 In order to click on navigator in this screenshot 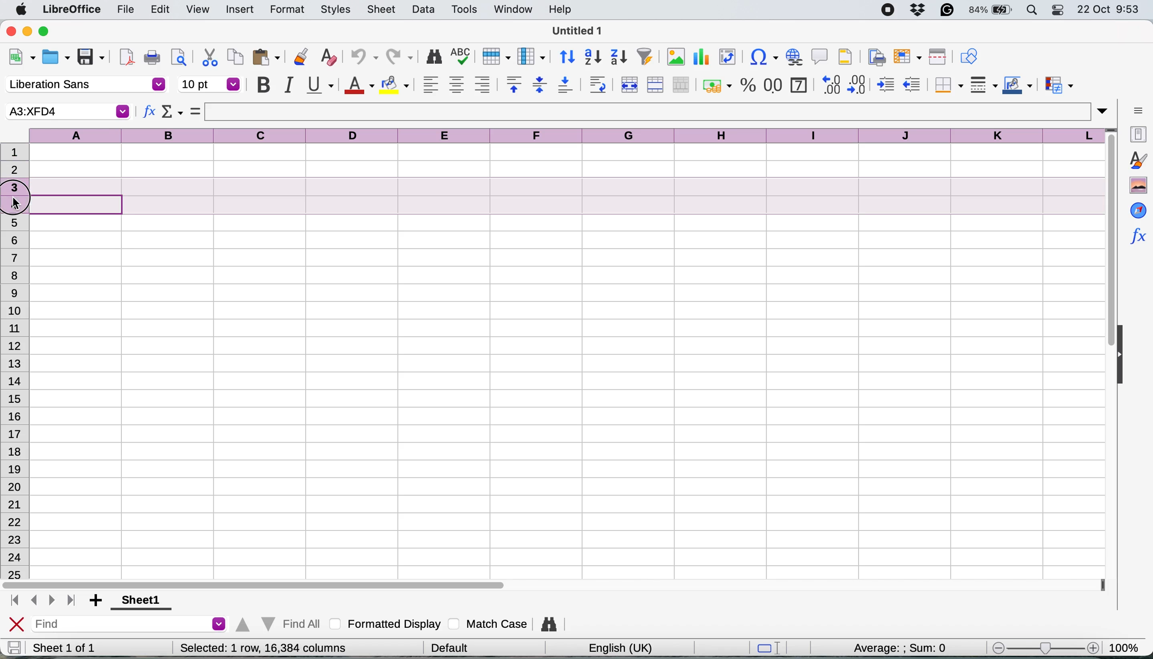, I will do `click(1138, 210)`.